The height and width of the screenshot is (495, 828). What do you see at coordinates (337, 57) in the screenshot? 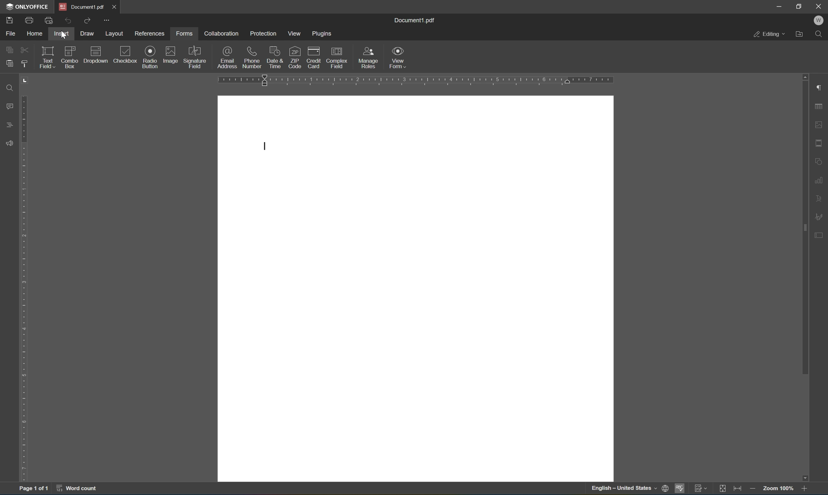
I see `complex field` at bounding box center [337, 57].